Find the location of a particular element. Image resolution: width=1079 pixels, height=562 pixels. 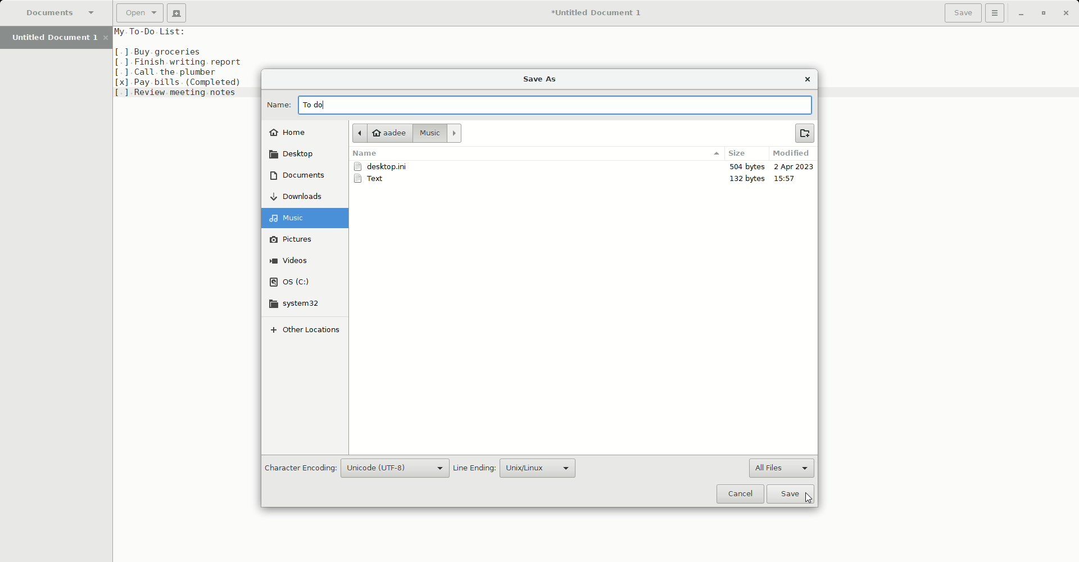

Close is located at coordinates (1066, 13).